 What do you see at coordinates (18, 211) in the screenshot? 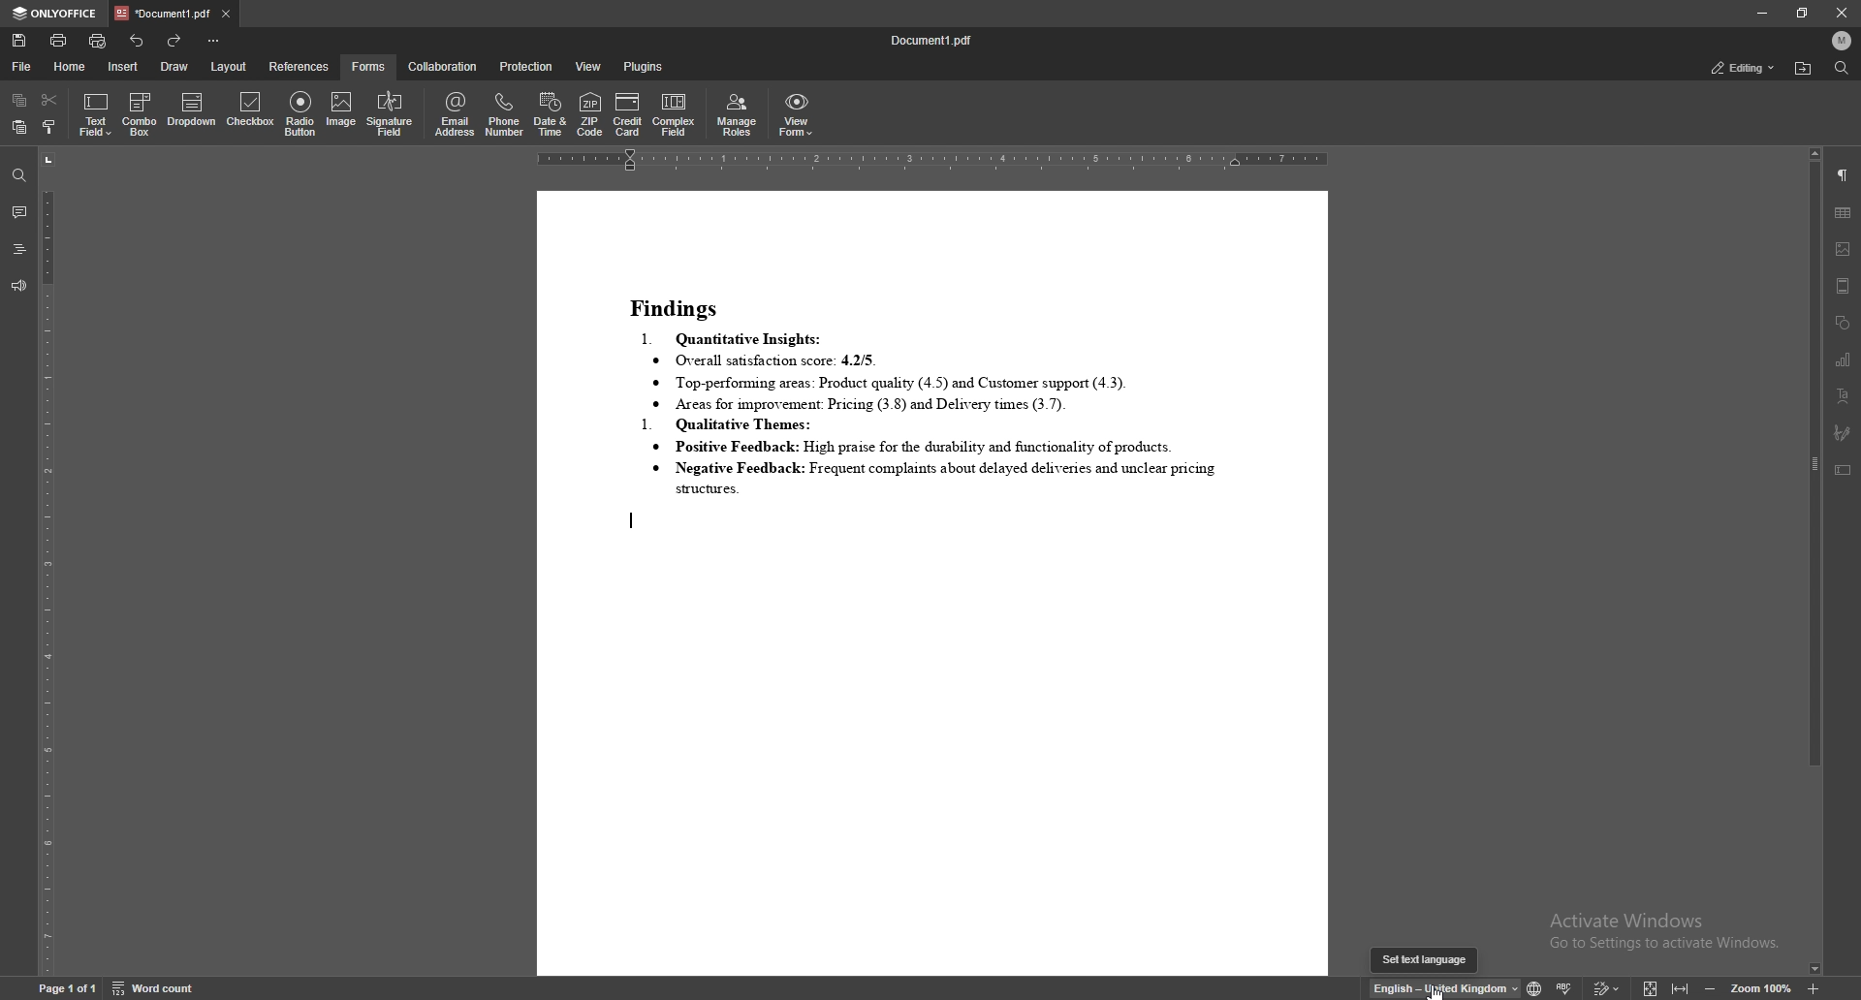
I see `comment` at bounding box center [18, 211].